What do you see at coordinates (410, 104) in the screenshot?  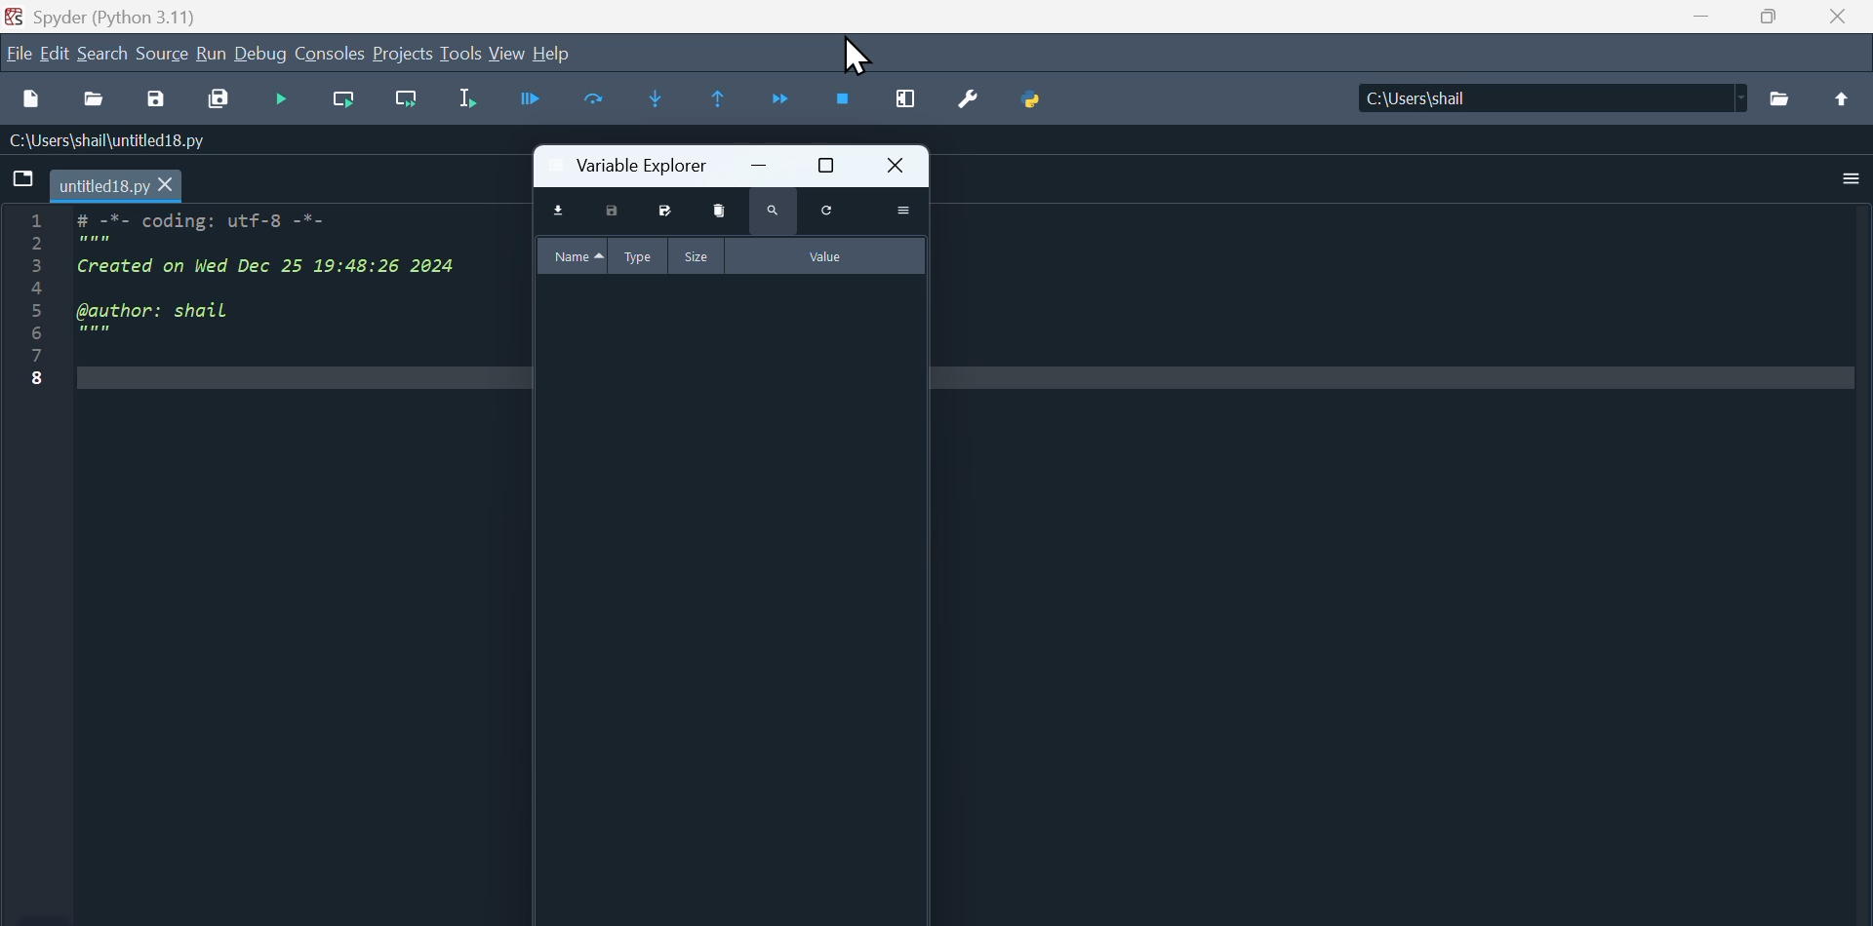 I see `Run Current Cell and go to the next one` at bounding box center [410, 104].